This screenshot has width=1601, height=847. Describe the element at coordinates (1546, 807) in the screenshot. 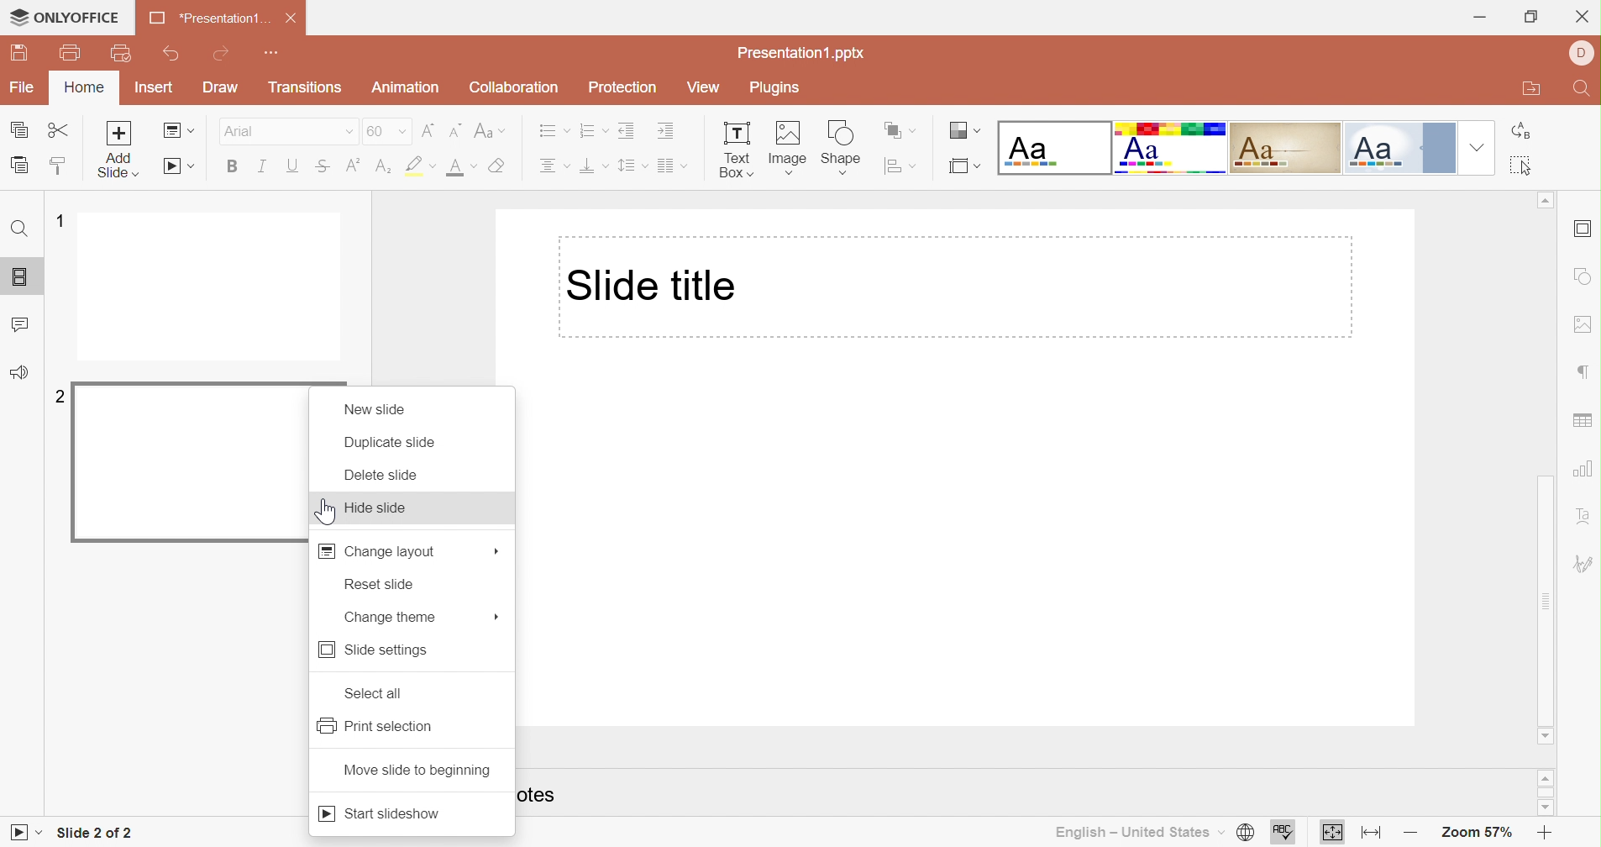

I see `Scroll Down` at that location.